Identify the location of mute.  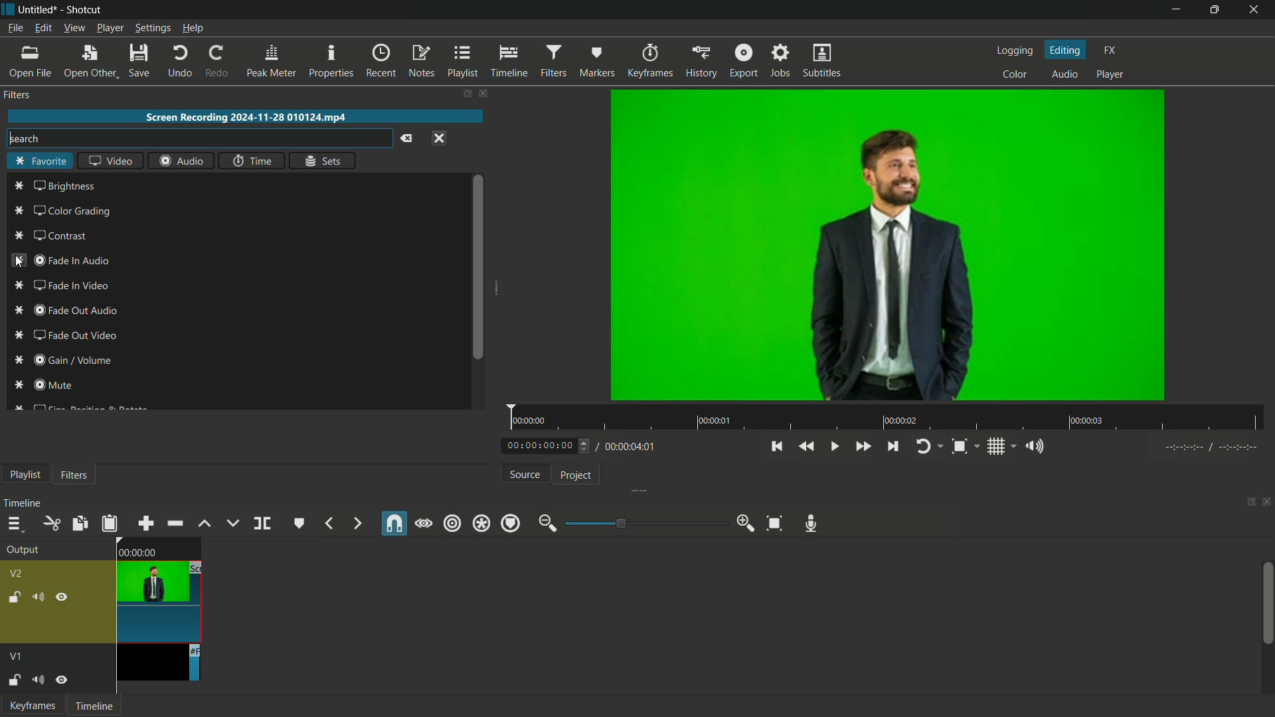
(45, 386).